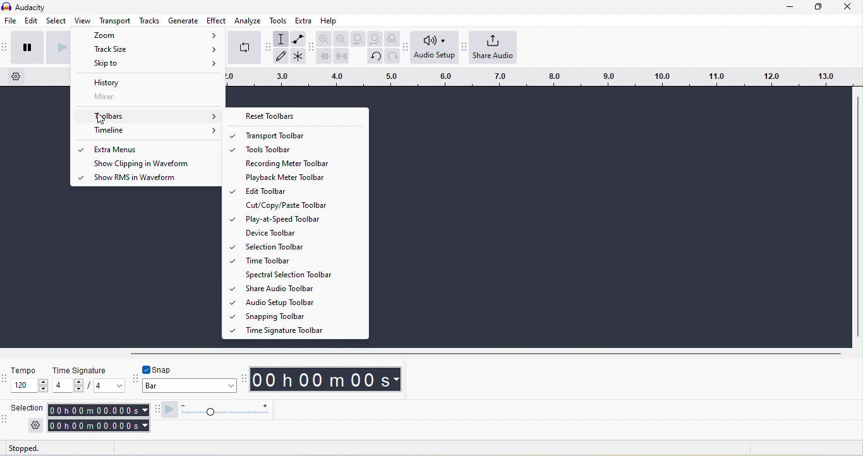 This screenshot has height=456, width=863. What do you see at coordinates (30, 8) in the screenshot?
I see `audacity` at bounding box center [30, 8].